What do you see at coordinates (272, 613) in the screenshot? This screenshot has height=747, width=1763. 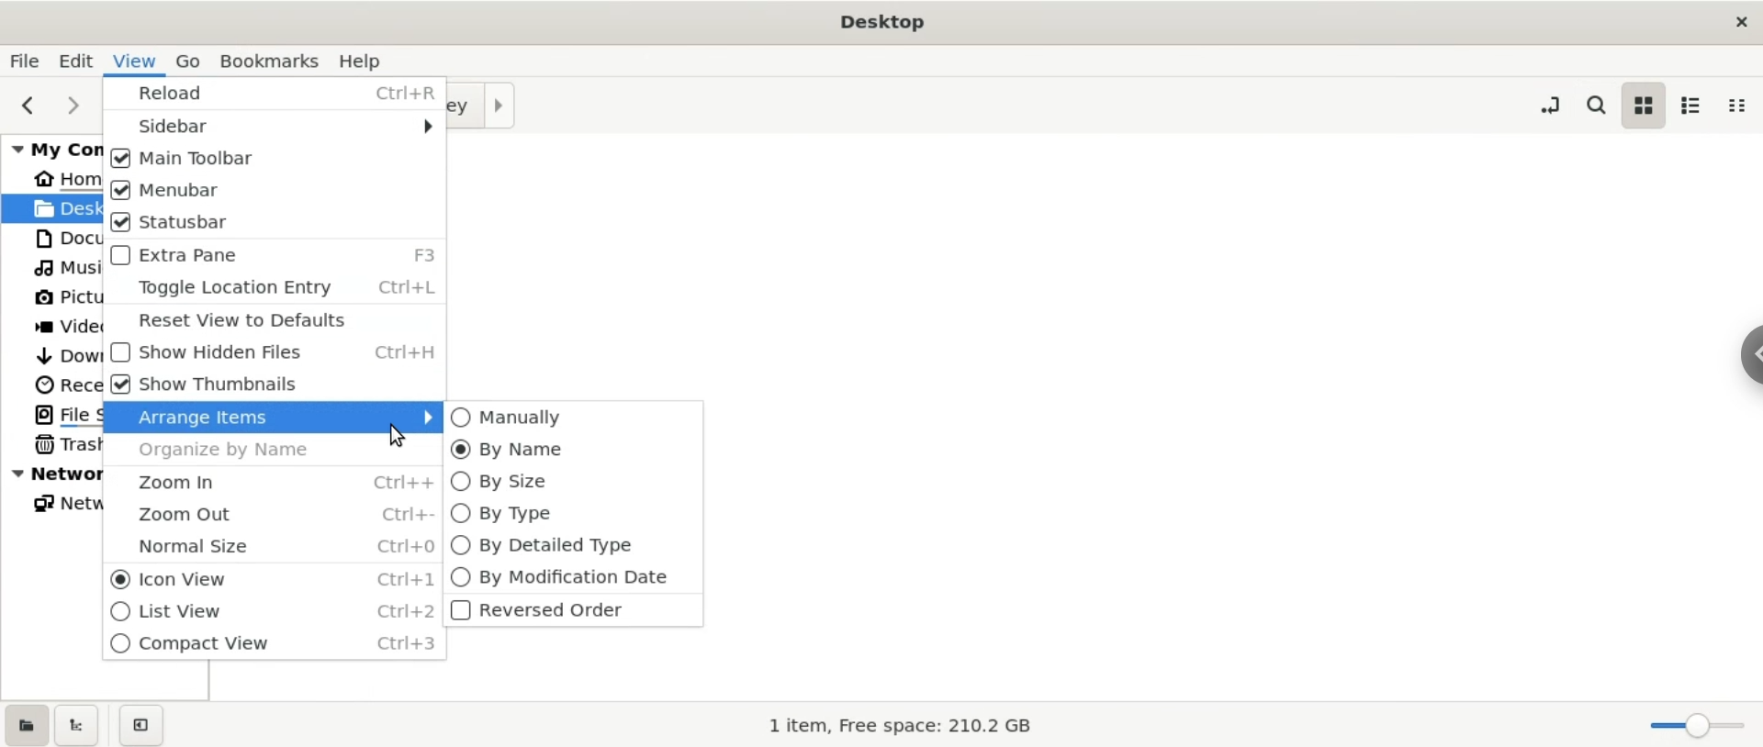 I see `list view` at bounding box center [272, 613].